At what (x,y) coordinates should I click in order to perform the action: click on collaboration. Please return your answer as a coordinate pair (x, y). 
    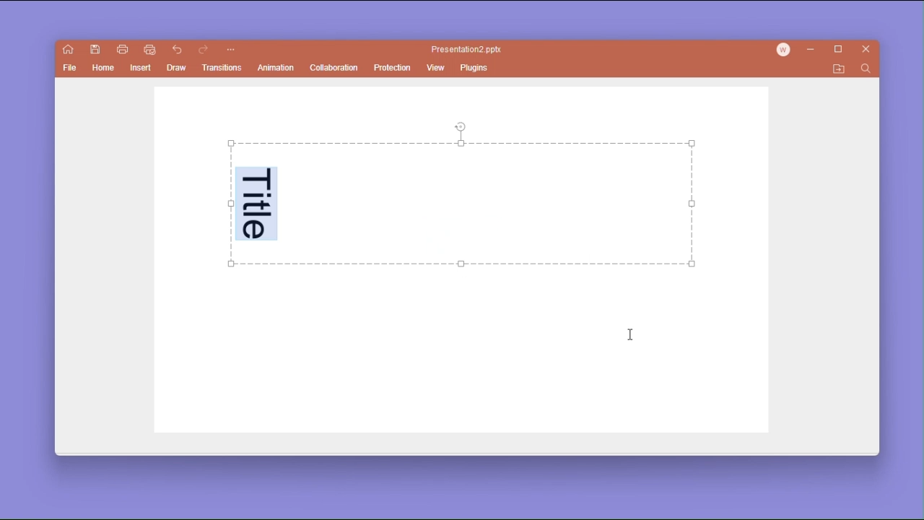
    Looking at the image, I should click on (334, 67).